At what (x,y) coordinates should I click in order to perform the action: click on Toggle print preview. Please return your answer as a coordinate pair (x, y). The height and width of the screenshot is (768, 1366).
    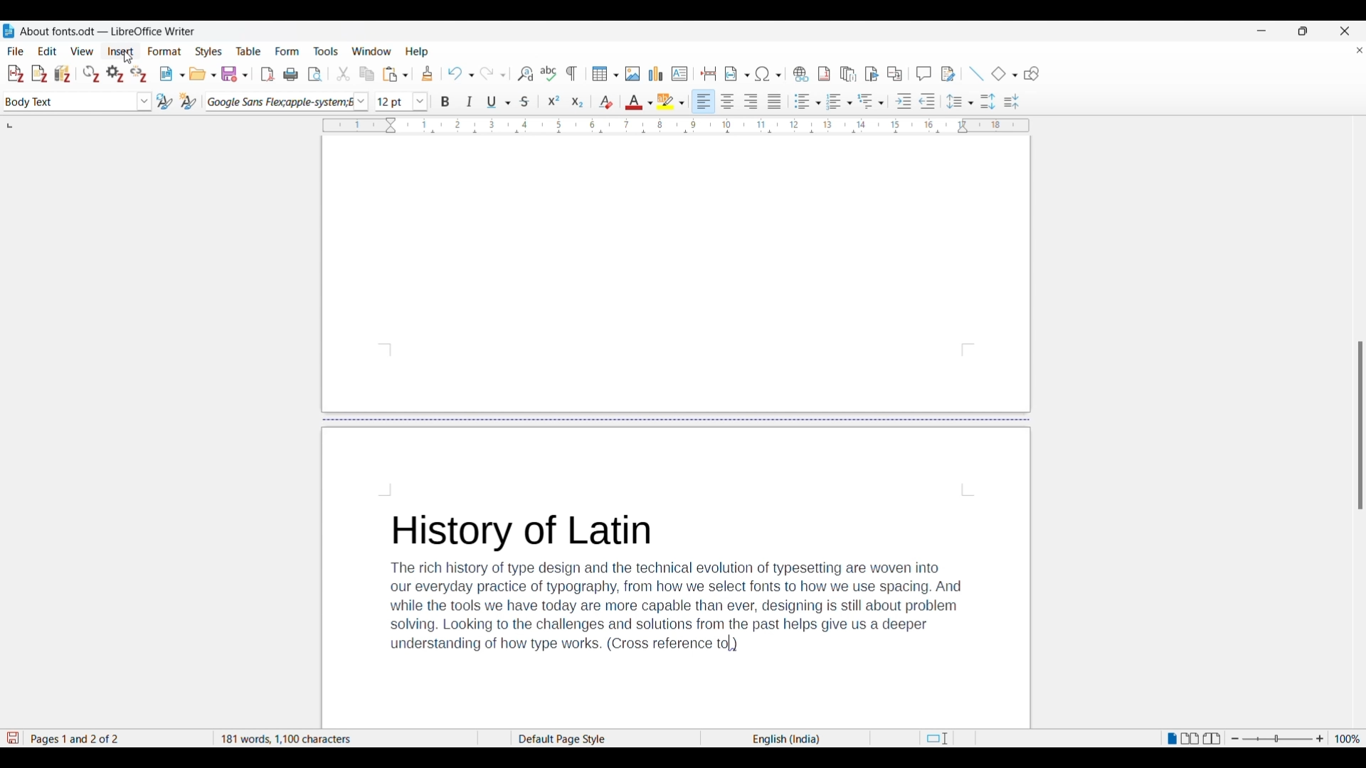
    Looking at the image, I should click on (317, 75).